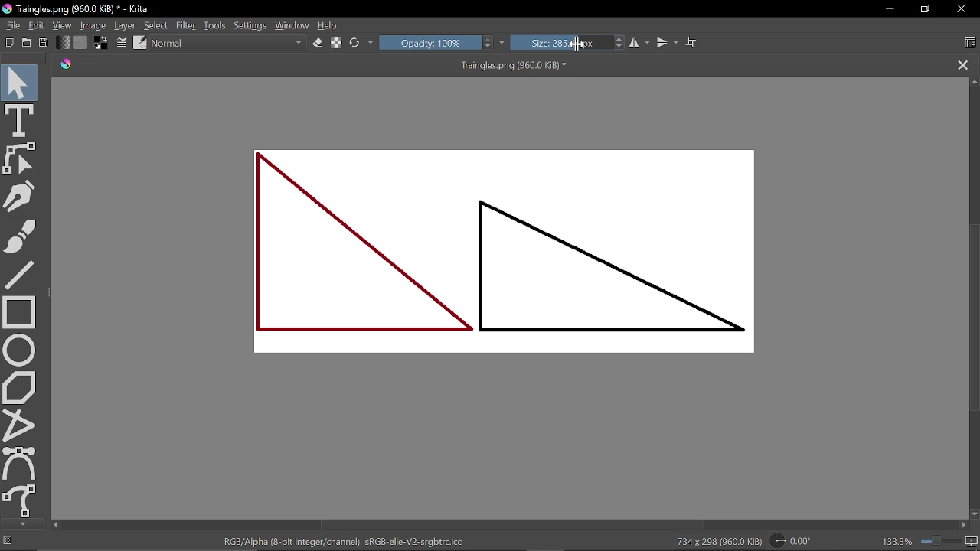 The width and height of the screenshot is (980, 551). What do you see at coordinates (27, 238) in the screenshot?
I see `Freehand brush tool` at bounding box center [27, 238].